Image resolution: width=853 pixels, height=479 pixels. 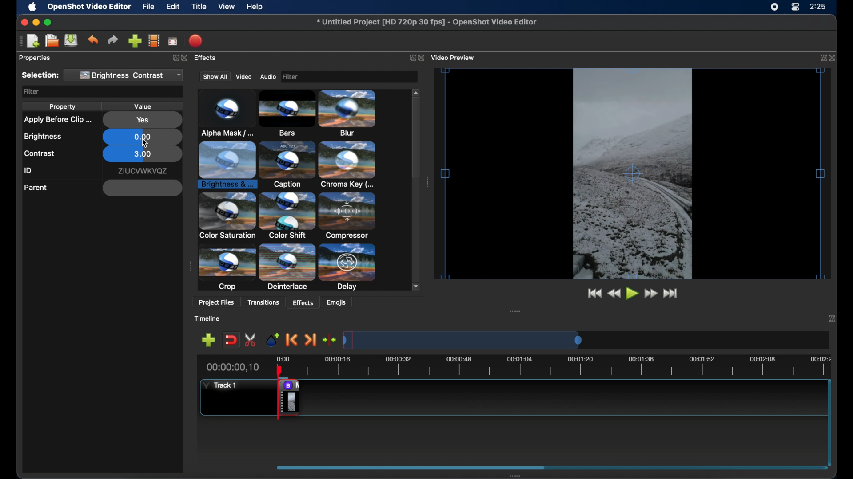 What do you see at coordinates (52, 41) in the screenshot?
I see `open project` at bounding box center [52, 41].